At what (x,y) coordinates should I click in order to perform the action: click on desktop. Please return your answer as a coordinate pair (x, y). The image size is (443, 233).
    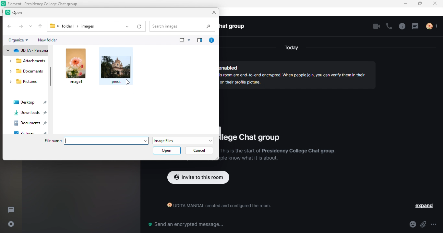
    Looking at the image, I should click on (28, 103).